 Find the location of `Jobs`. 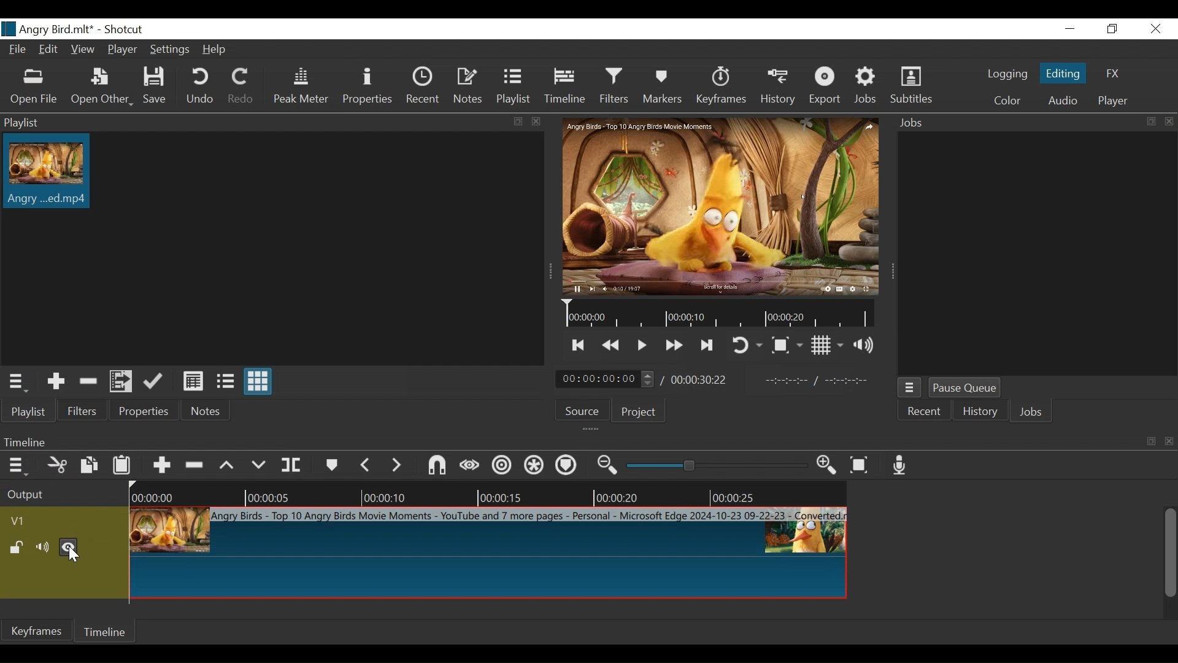

Jobs is located at coordinates (868, 87).